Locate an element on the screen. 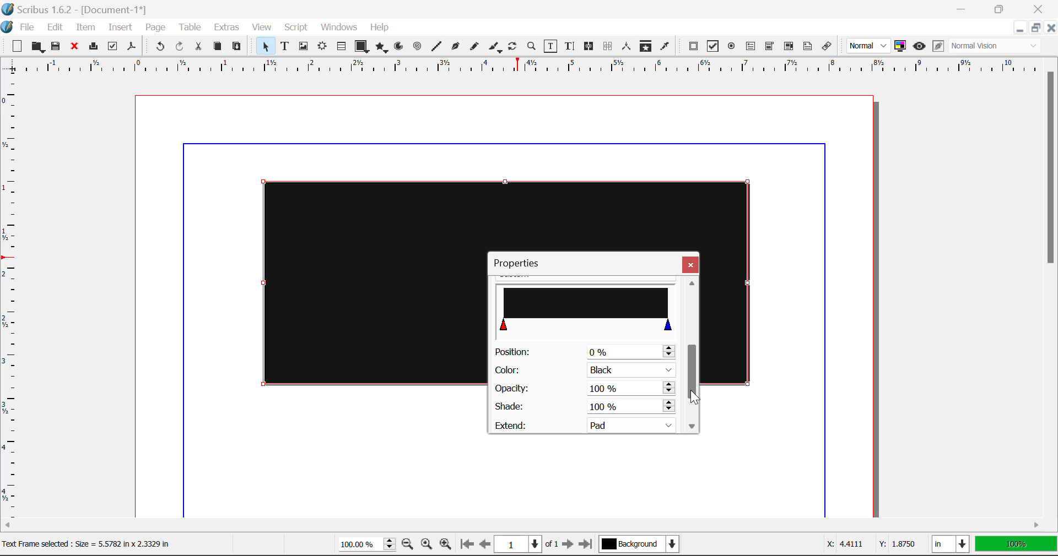 The width and height of the screenshot is (1058, 556). Tables is located at coordinates (341, 47).